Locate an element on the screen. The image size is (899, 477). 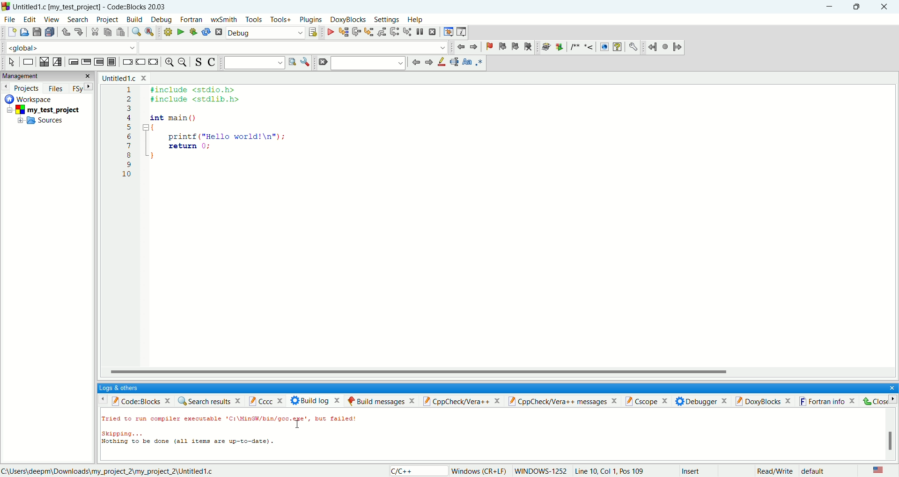
sources is located at coordinates (41, 122).